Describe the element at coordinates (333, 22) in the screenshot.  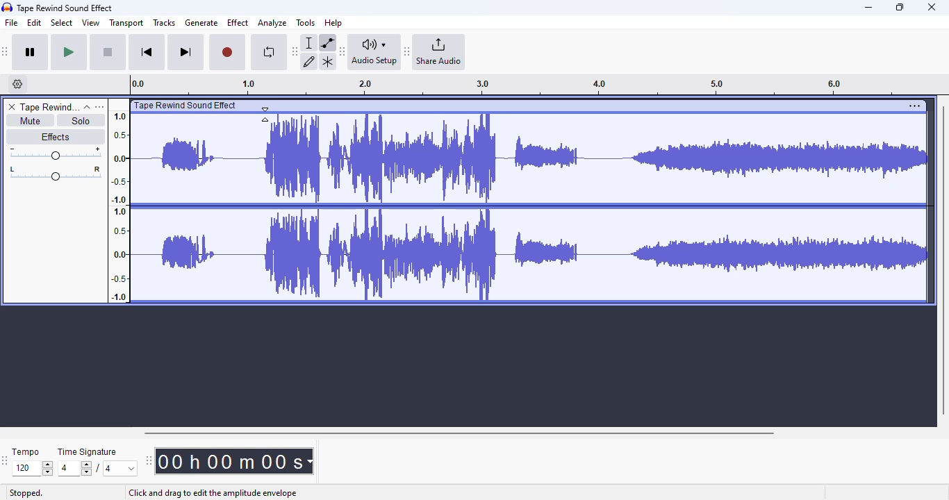
I see `help` at that location.